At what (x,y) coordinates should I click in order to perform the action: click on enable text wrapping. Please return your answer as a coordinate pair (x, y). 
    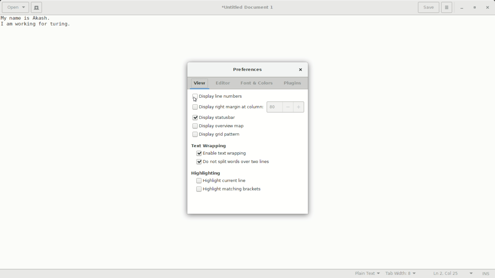
    Looking at the image, I should click on (227, 153).